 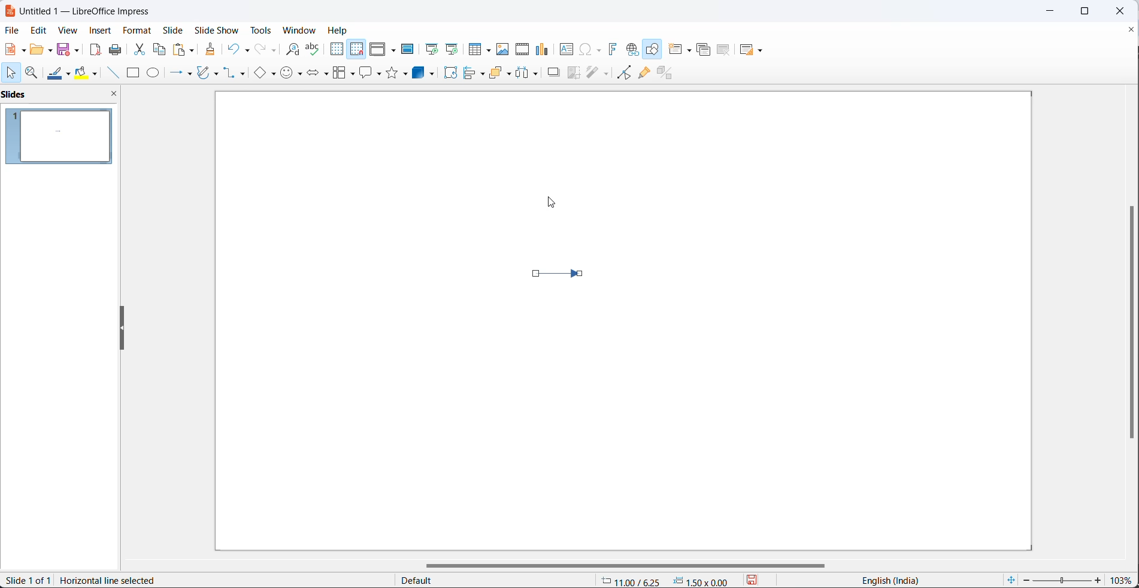 I want to click on find and replace, so click(x=289, y=49).